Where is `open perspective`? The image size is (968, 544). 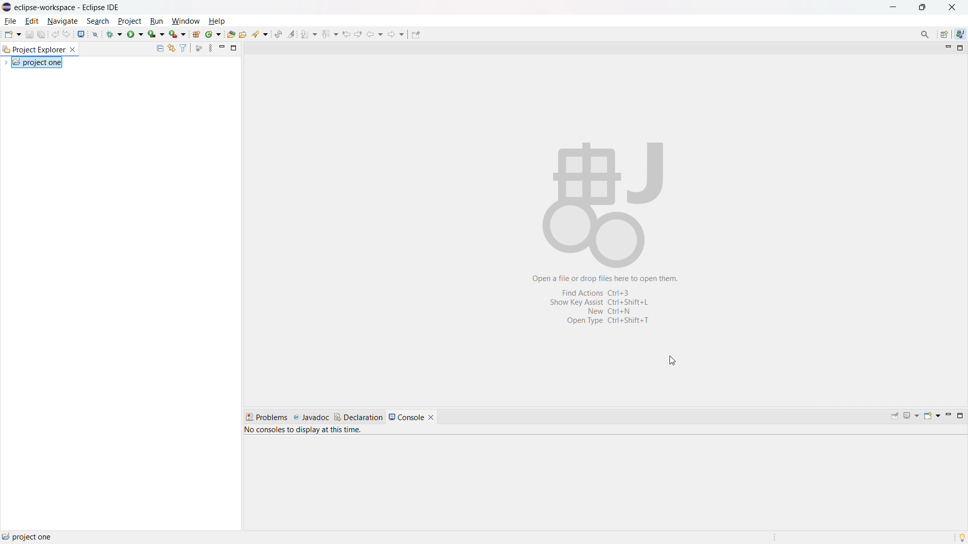
open perspective is located at coordinates (945, 35).